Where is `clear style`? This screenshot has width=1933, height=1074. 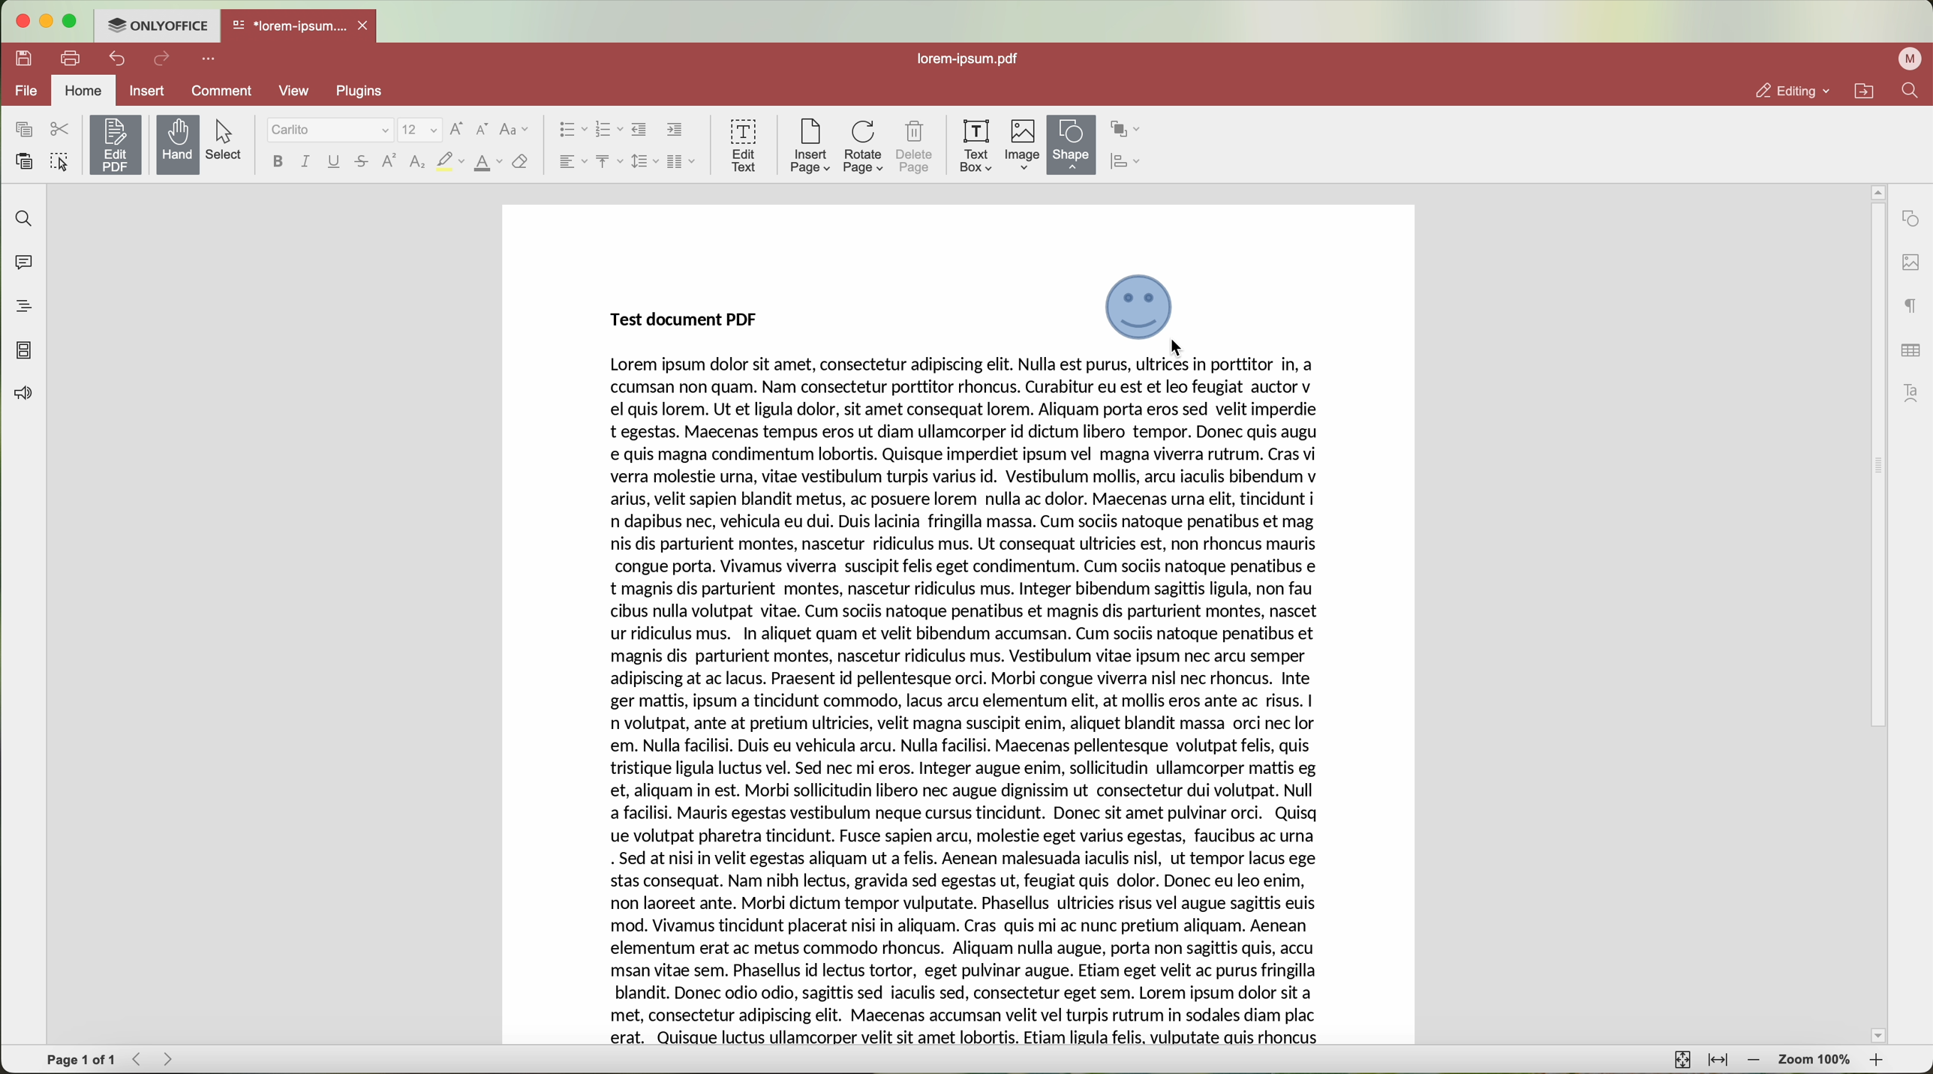
clear style is located at coordinates (519, 162).